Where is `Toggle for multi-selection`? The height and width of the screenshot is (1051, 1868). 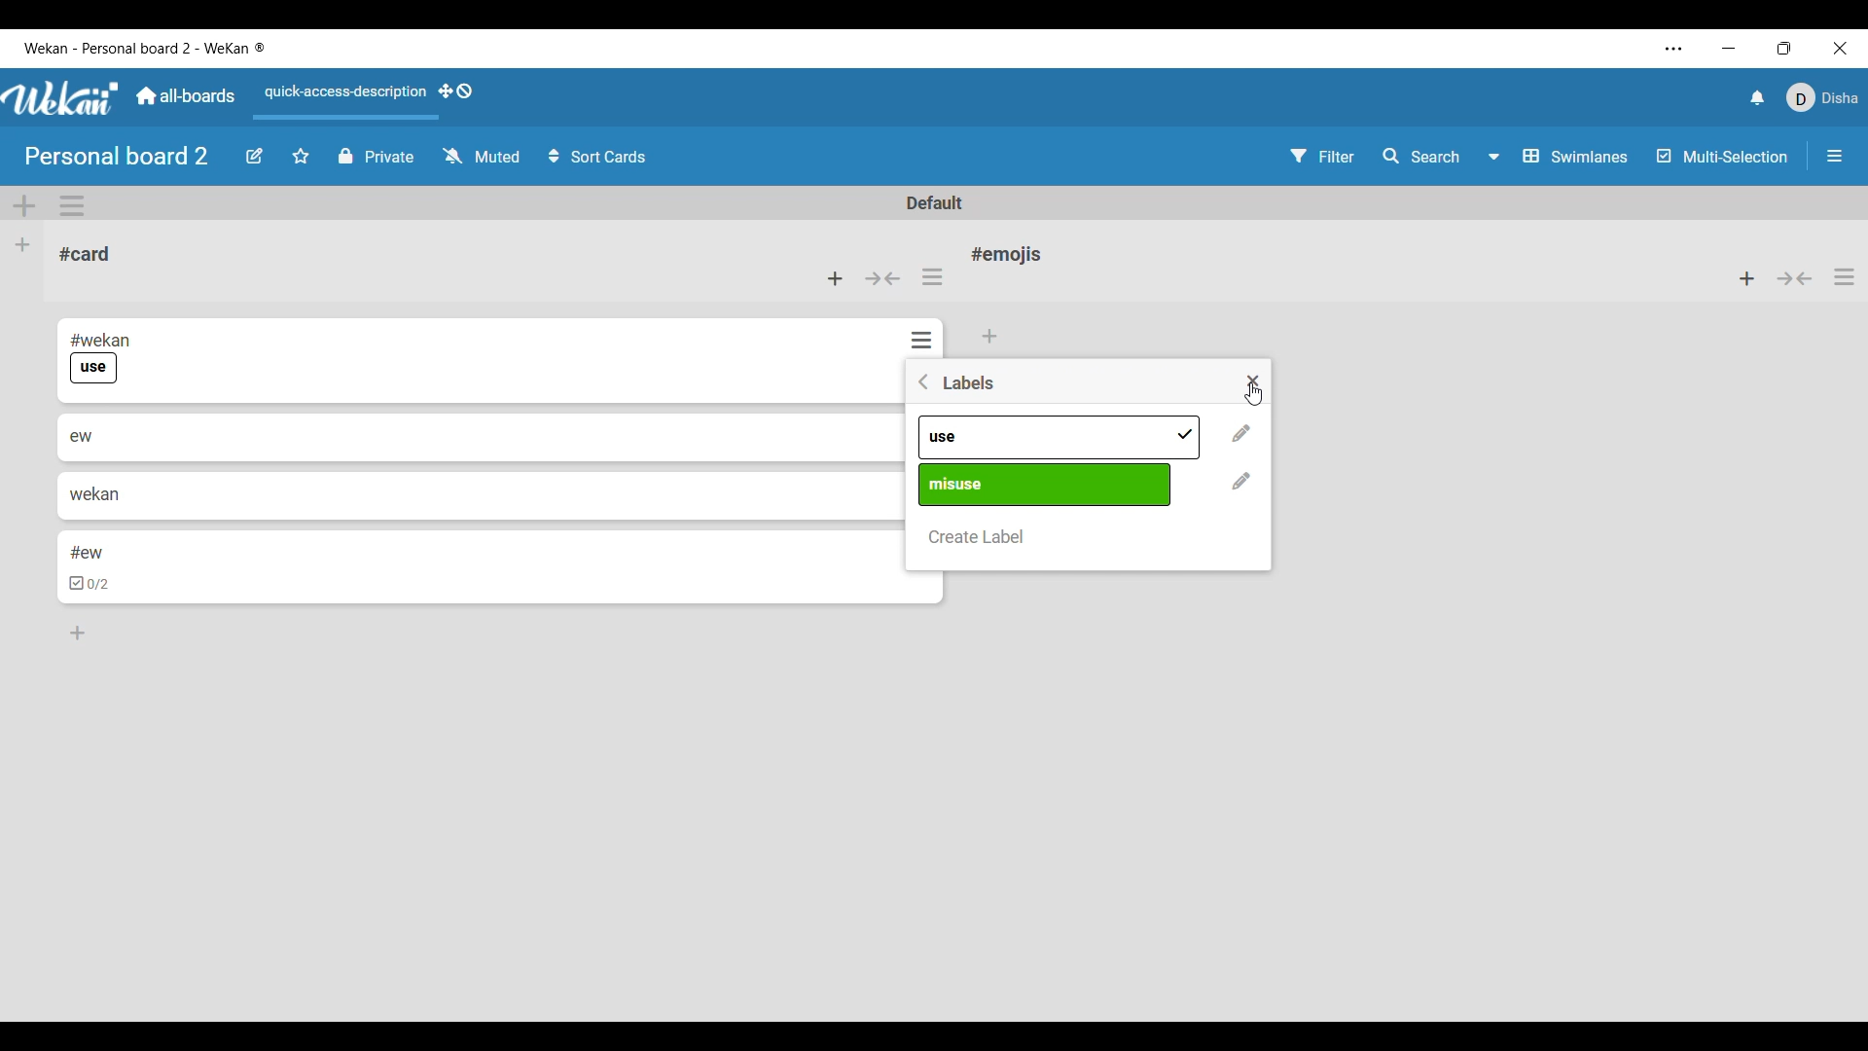
Toggle for multi-selection is located at coordinates (1723, 156).